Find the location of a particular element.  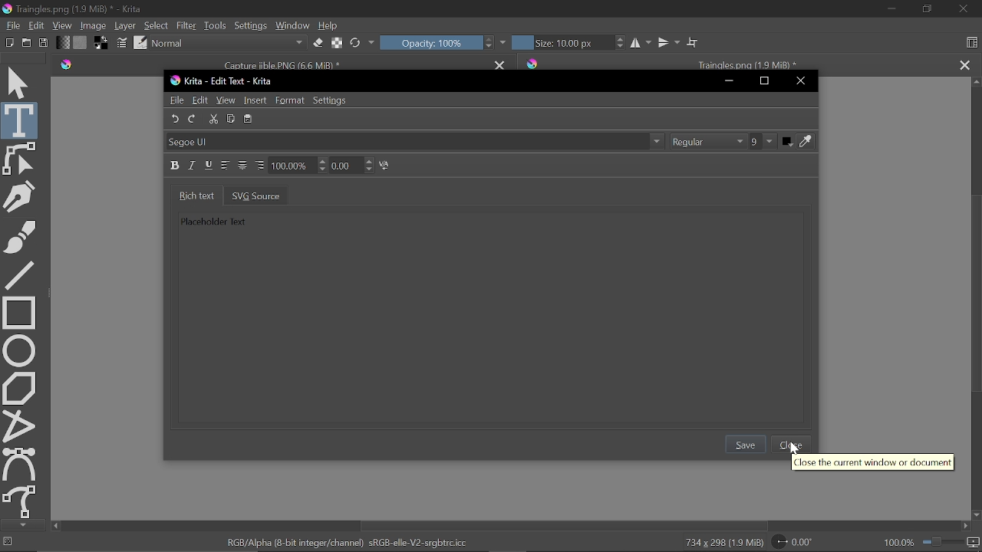

Choose workspace is located at coordinates (971, 43).